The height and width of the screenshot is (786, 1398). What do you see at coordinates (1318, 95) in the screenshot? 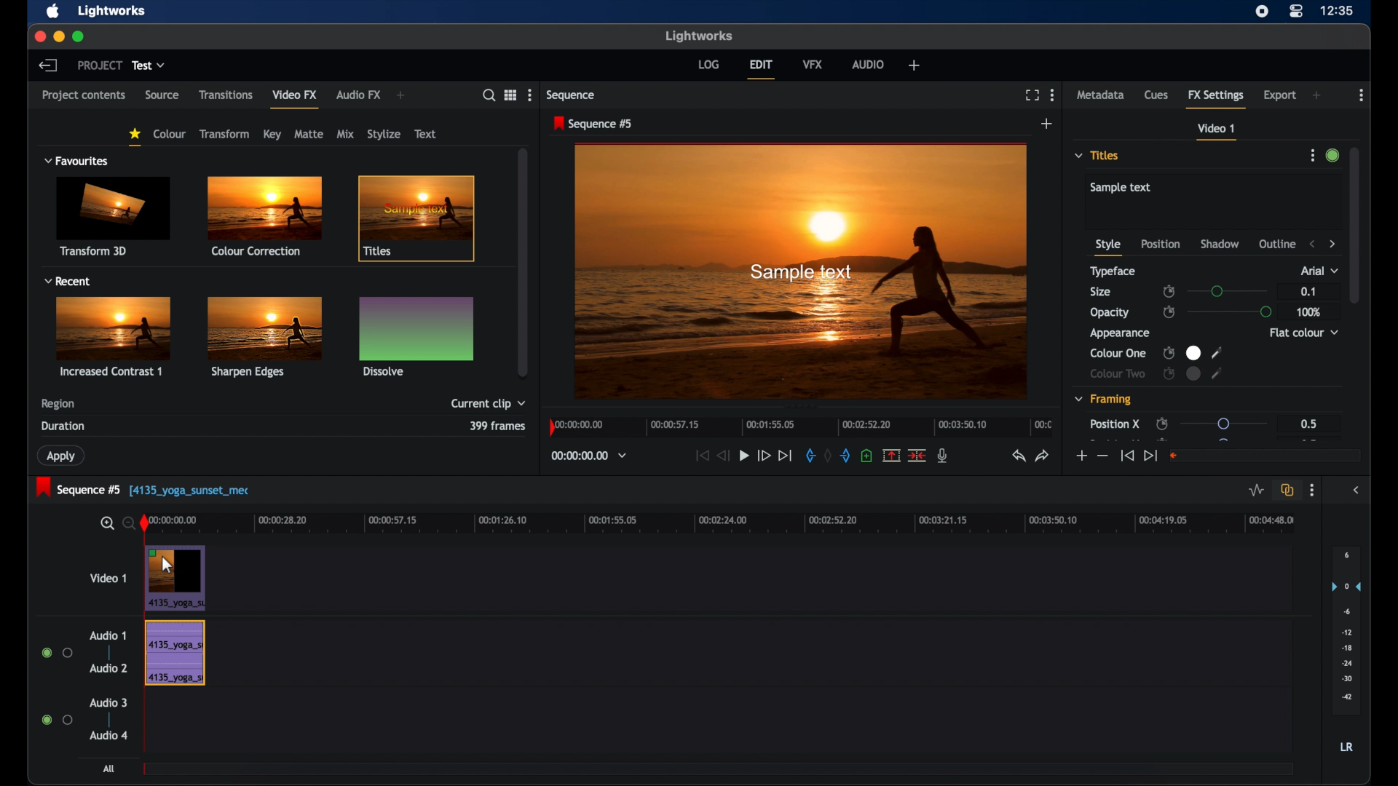
I see `add` at bounding box center [1318, 95].